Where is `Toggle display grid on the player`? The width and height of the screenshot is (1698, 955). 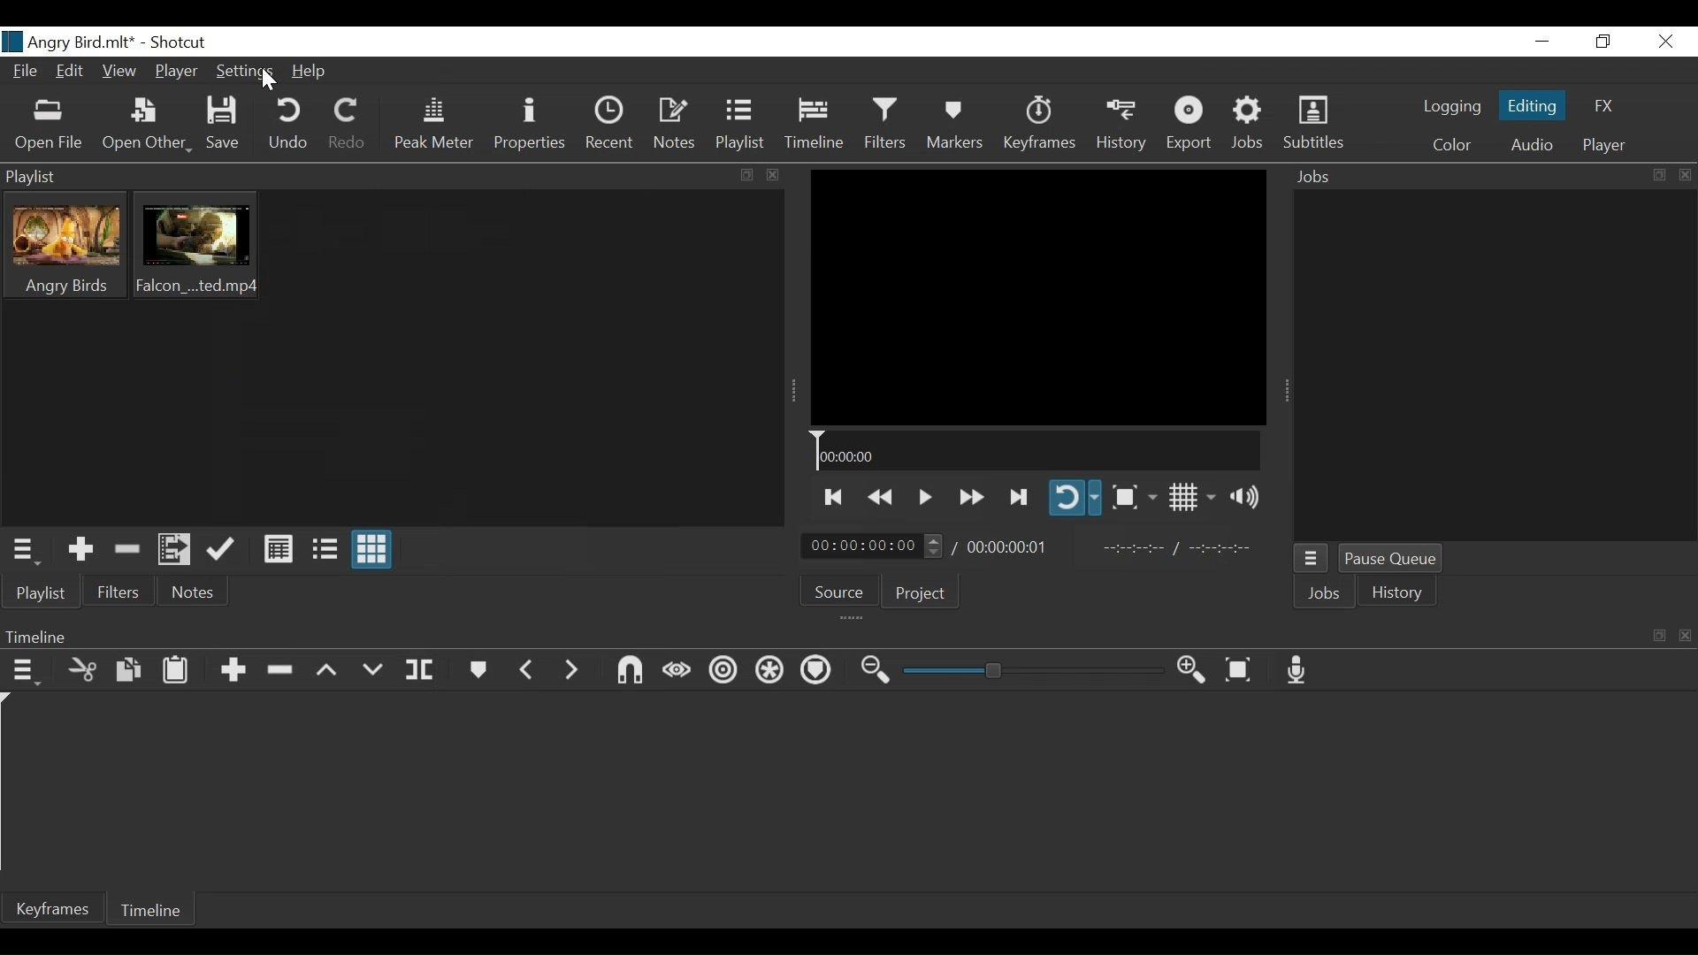
Toggle display grid on the player is located at coordinates (1192, 498).